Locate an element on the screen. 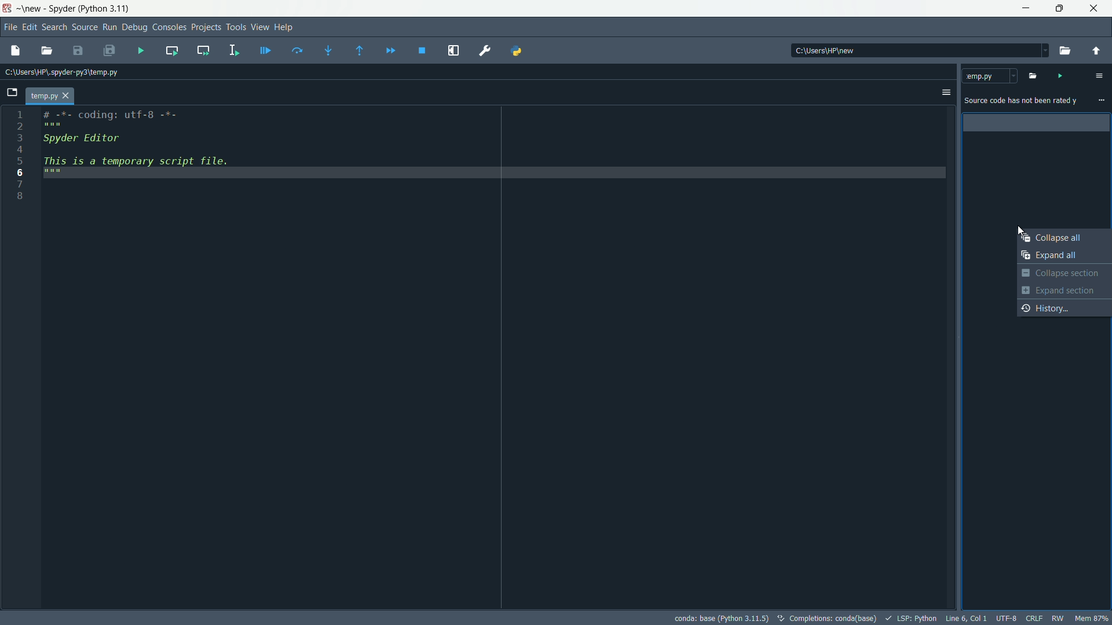 Image resolution: width=1112 pixels, height=625 pixels. consoles menu is located at coordinates (168, 28).